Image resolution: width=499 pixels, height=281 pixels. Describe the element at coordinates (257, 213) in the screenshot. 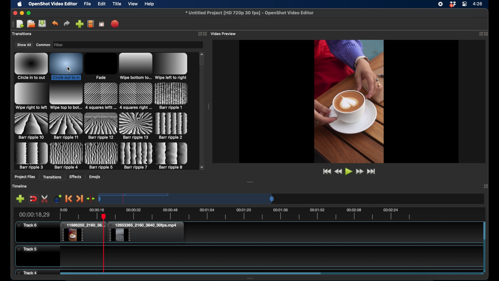

I see `timeline` at that location.